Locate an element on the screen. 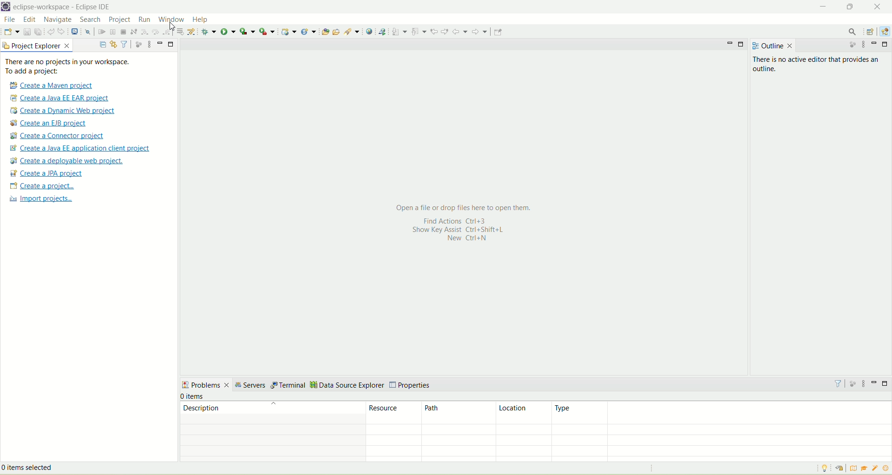 This screenshot has width=892, height=475. path is located at coordinates (459, 413).